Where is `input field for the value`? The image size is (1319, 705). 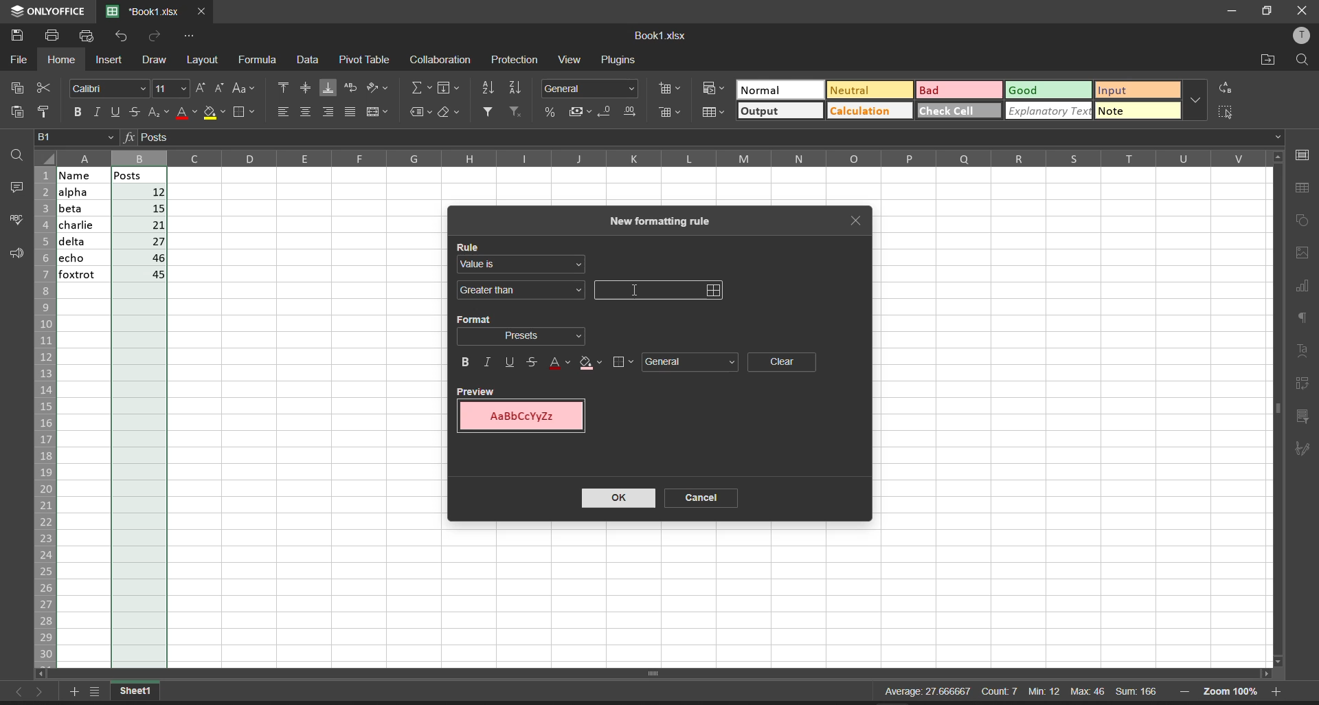 input field for the value is located at coordinates (660, 289).